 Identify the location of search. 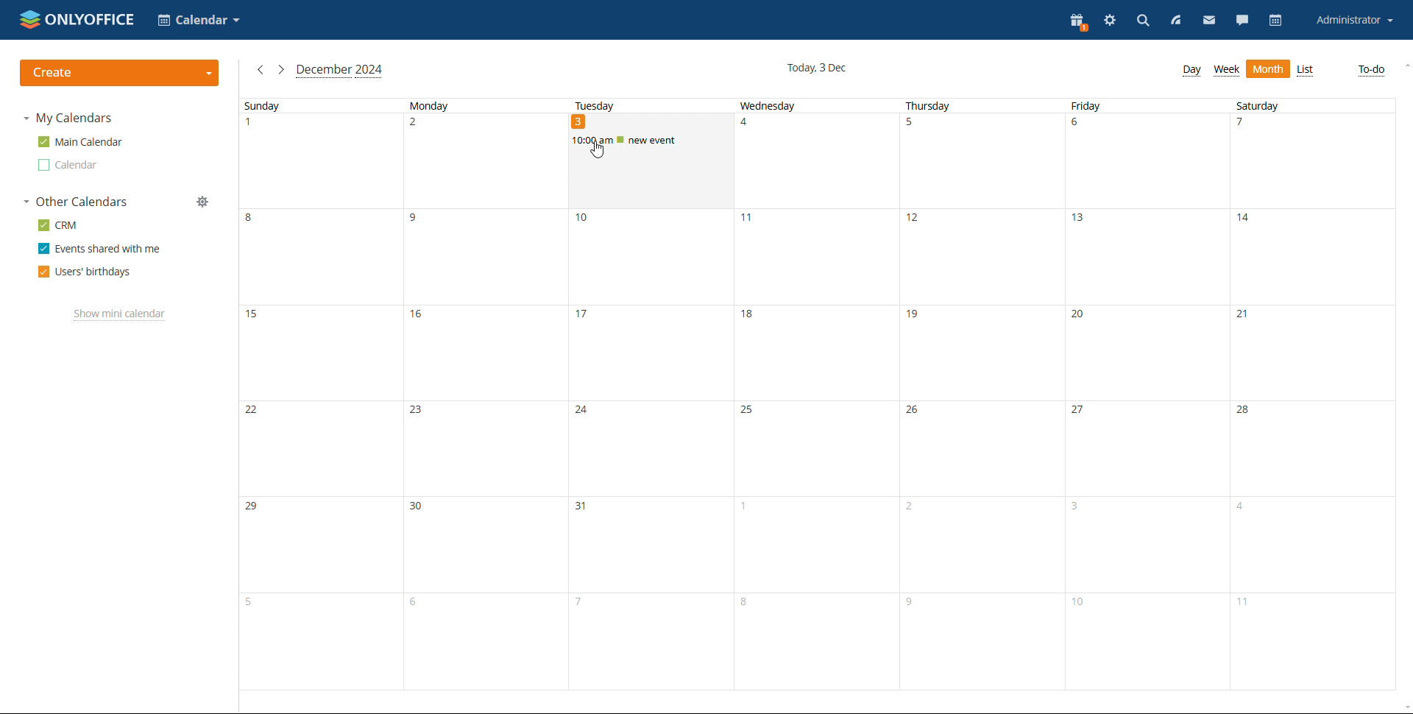
(1143, 21).